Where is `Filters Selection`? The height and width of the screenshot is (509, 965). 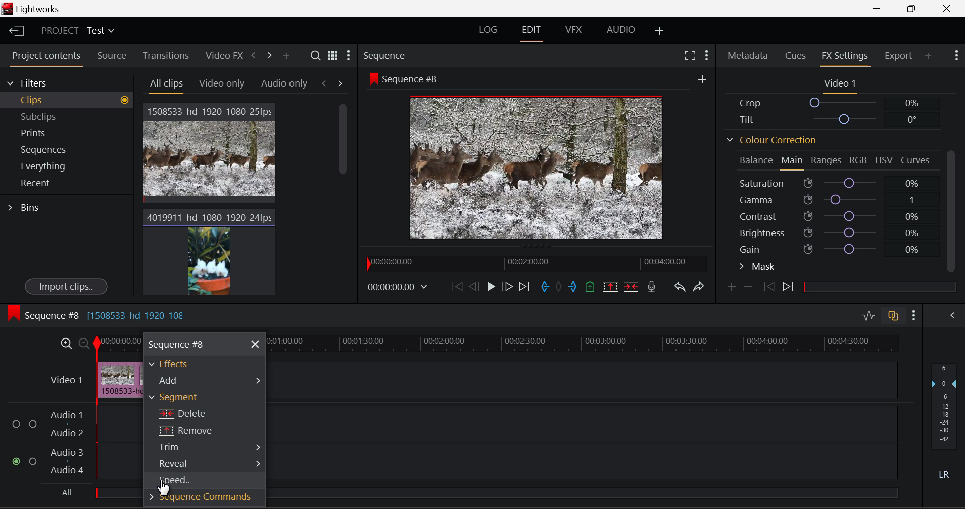 Filters Selection is located at coordinates (65, 82).